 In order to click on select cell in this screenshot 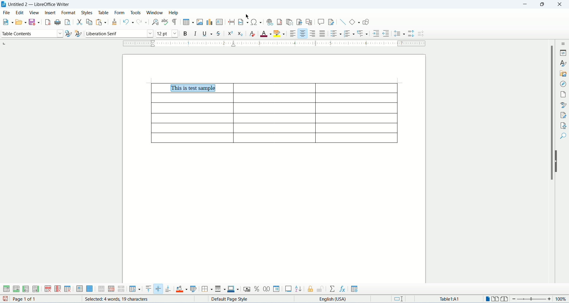, I will do `click(79, 289)`.